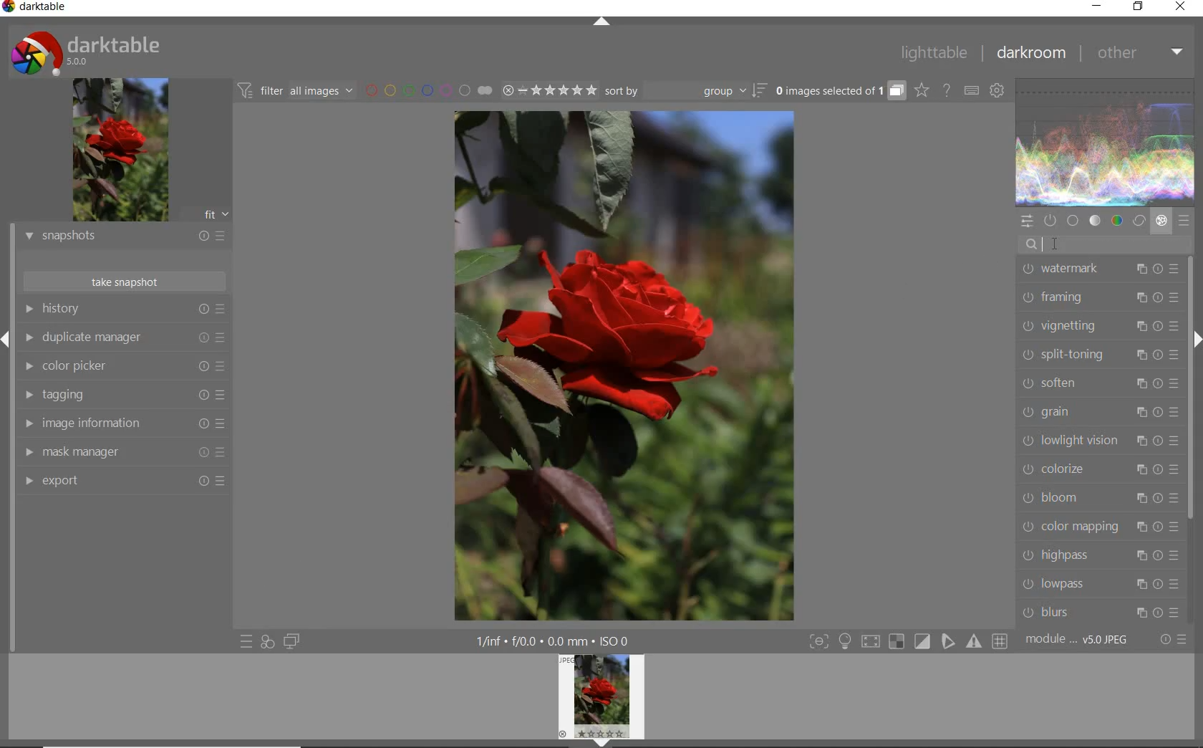 The height and width of the screenshot is (748, 1203). What do you see at coordinates (1098, 412) in the screenshot?
I see `grain` at bounding box center [1098, 412].